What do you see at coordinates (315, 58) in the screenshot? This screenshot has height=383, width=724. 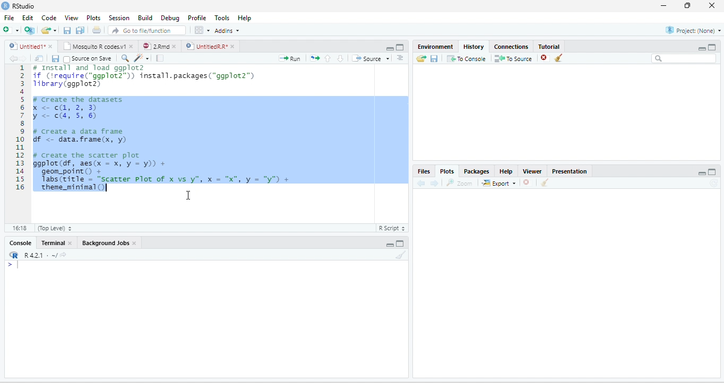 I see `Re-run the previous code region` at bounding box center [315, 58].